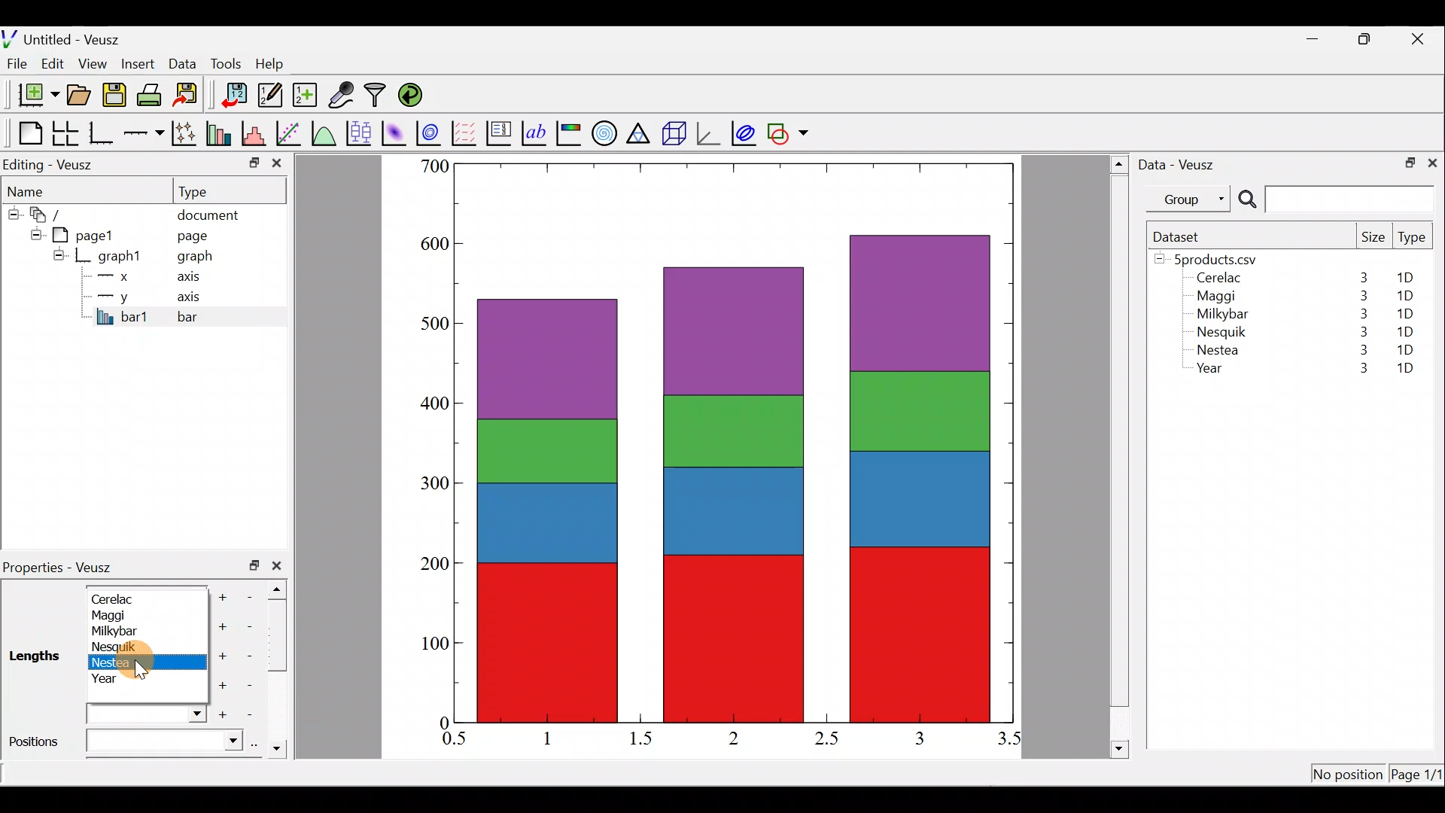 The image size is (1445, 813). Describe the element at coordinates (116, 98) in the screenshot. I see `Save the document` at that location.